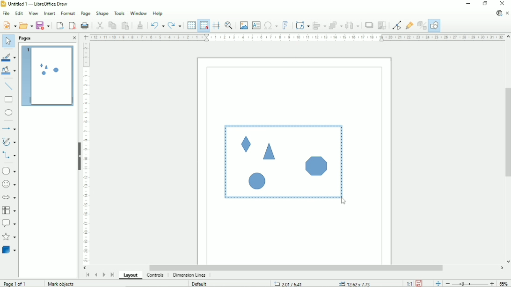 The image size is (511, 287). I want to click on Helplines while moving, so click(216, 25).